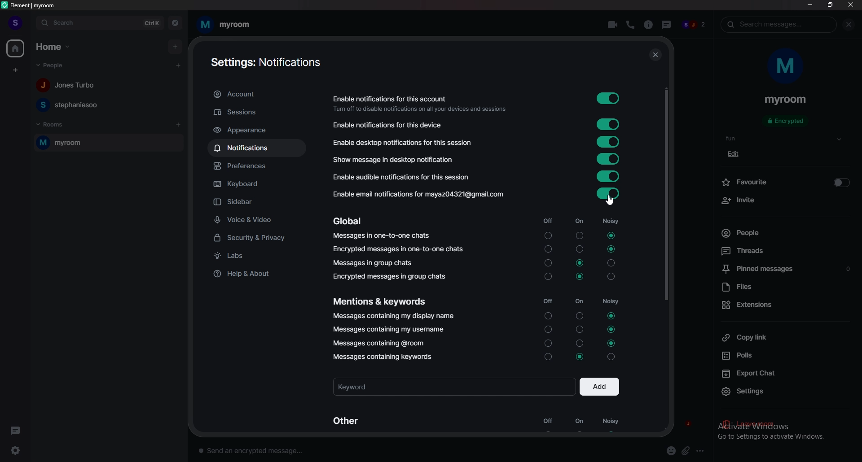  Describe the element at coordinates (15, 70) in the screenshot. I see `create space` at that location.